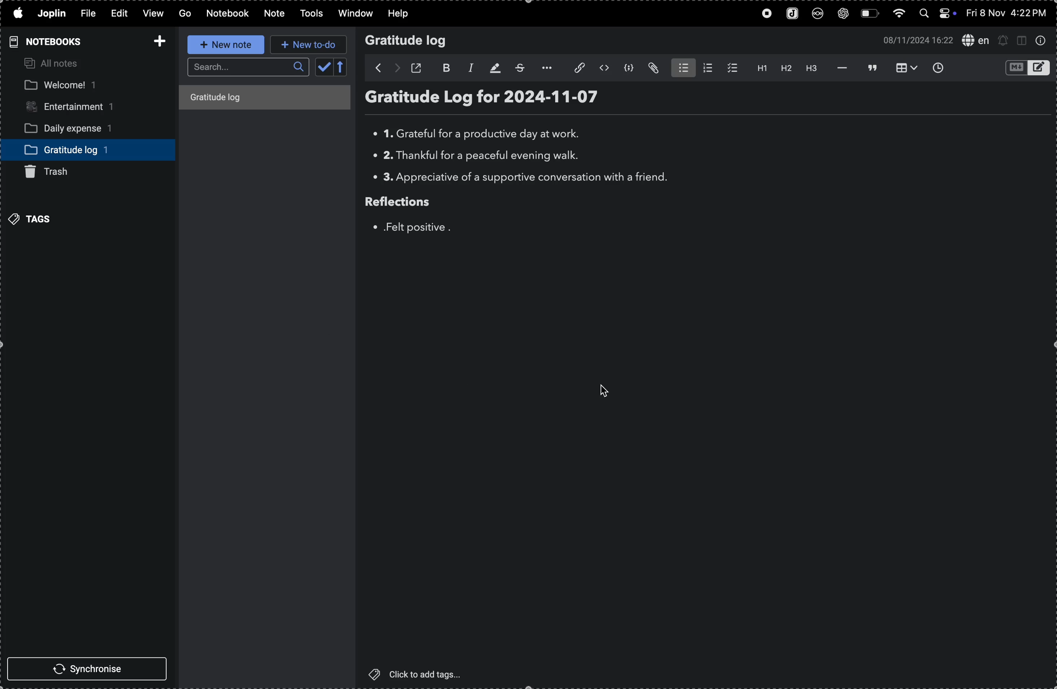  I want to click on click to add tags, so click(419, 674).